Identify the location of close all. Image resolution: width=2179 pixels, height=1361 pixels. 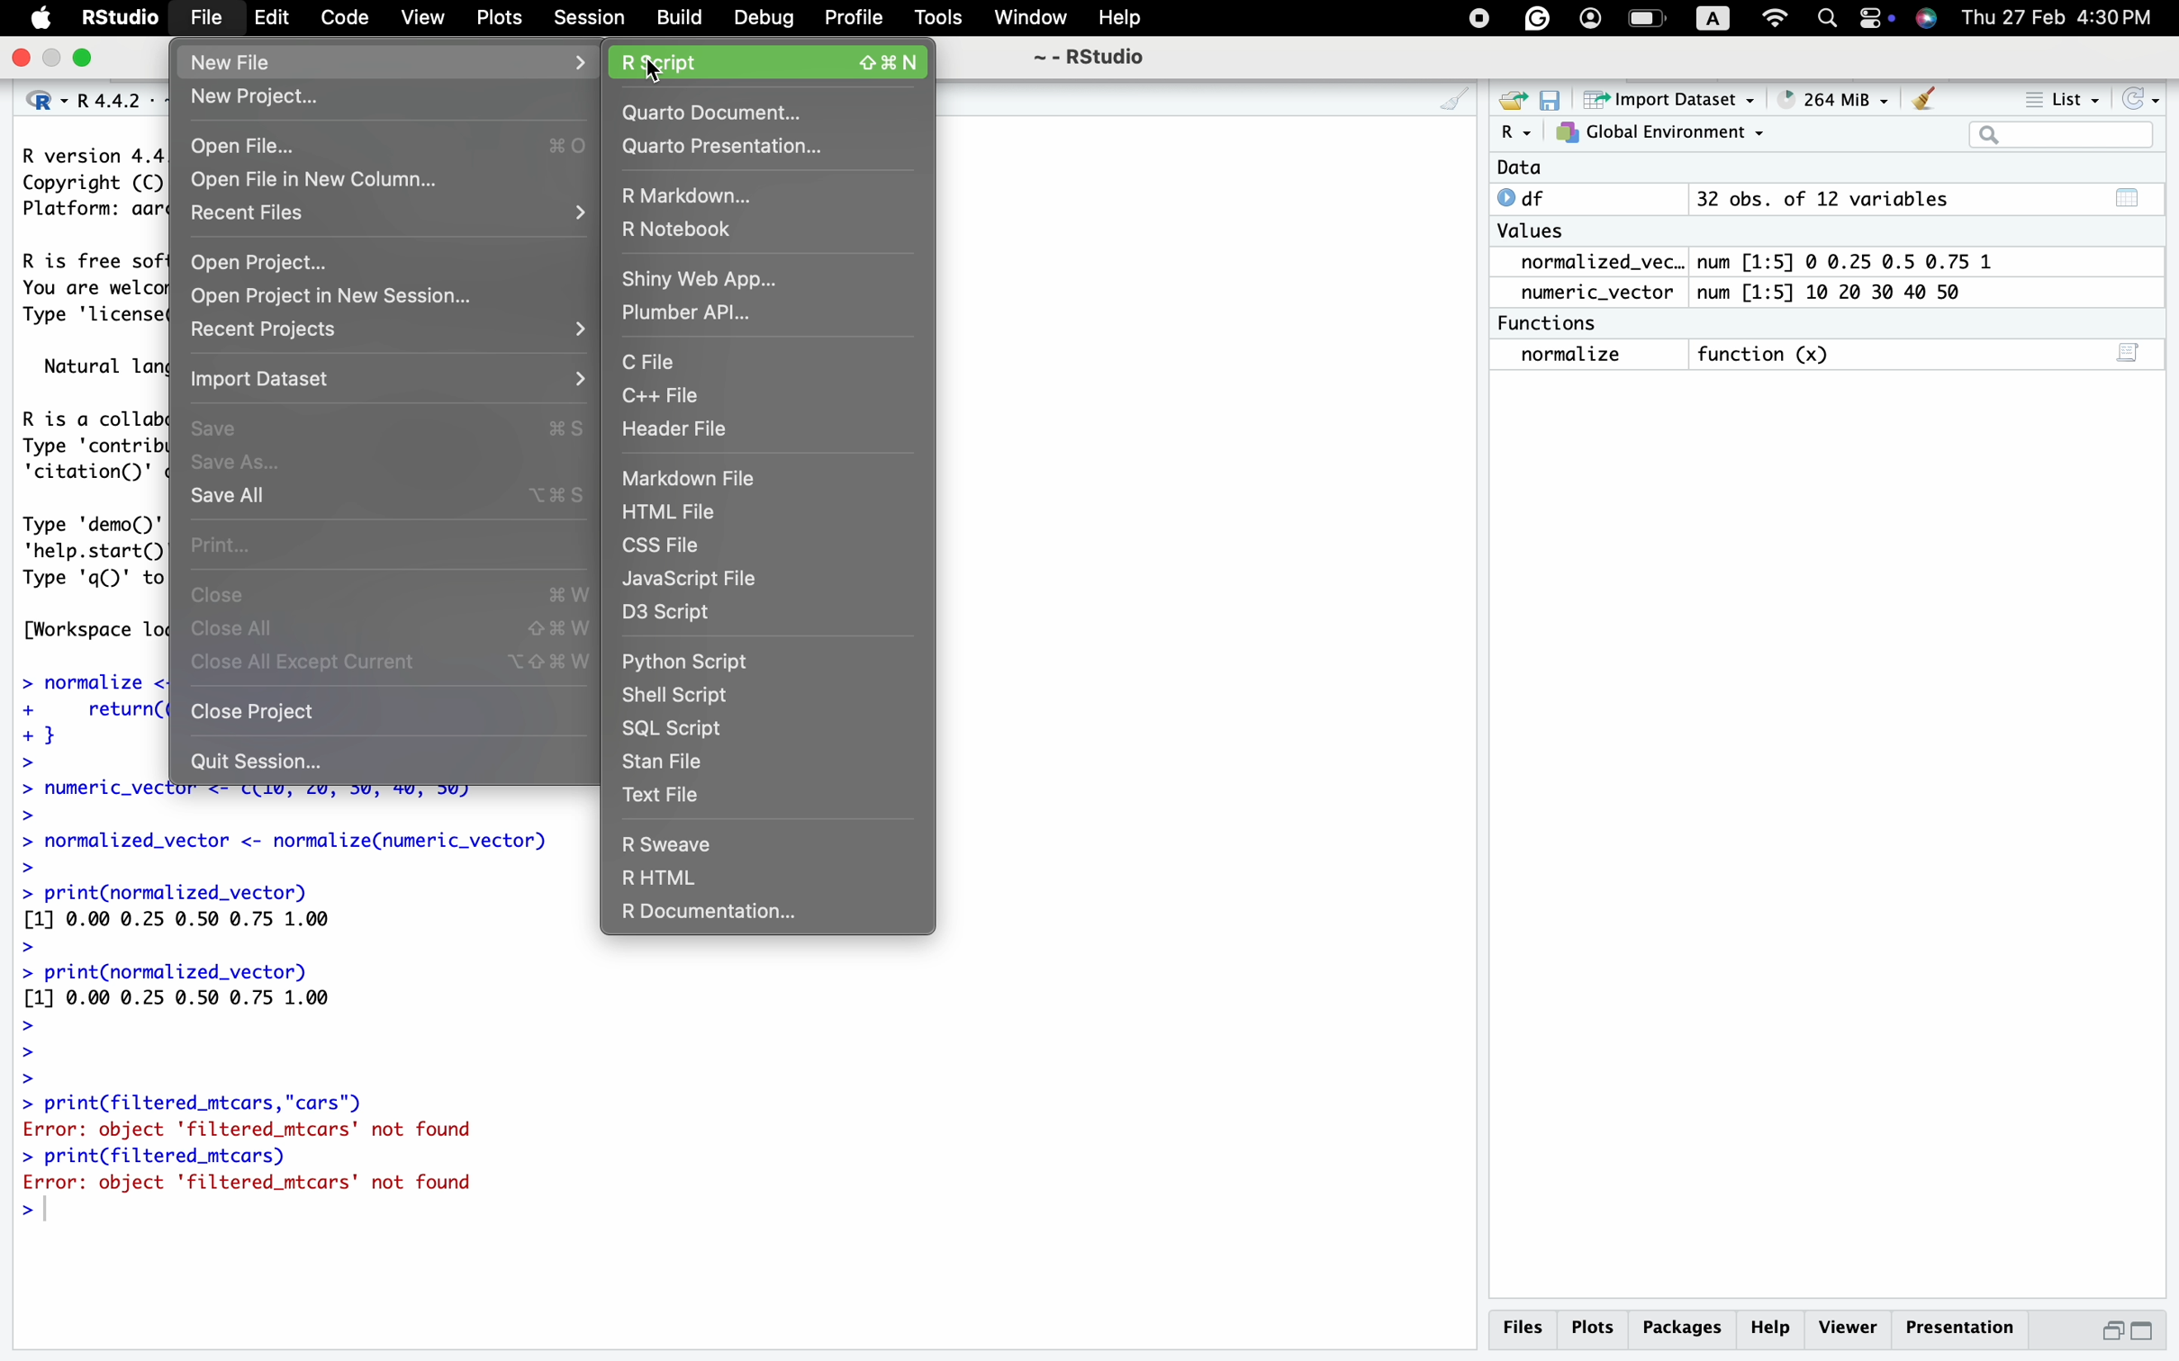
(397, 631).